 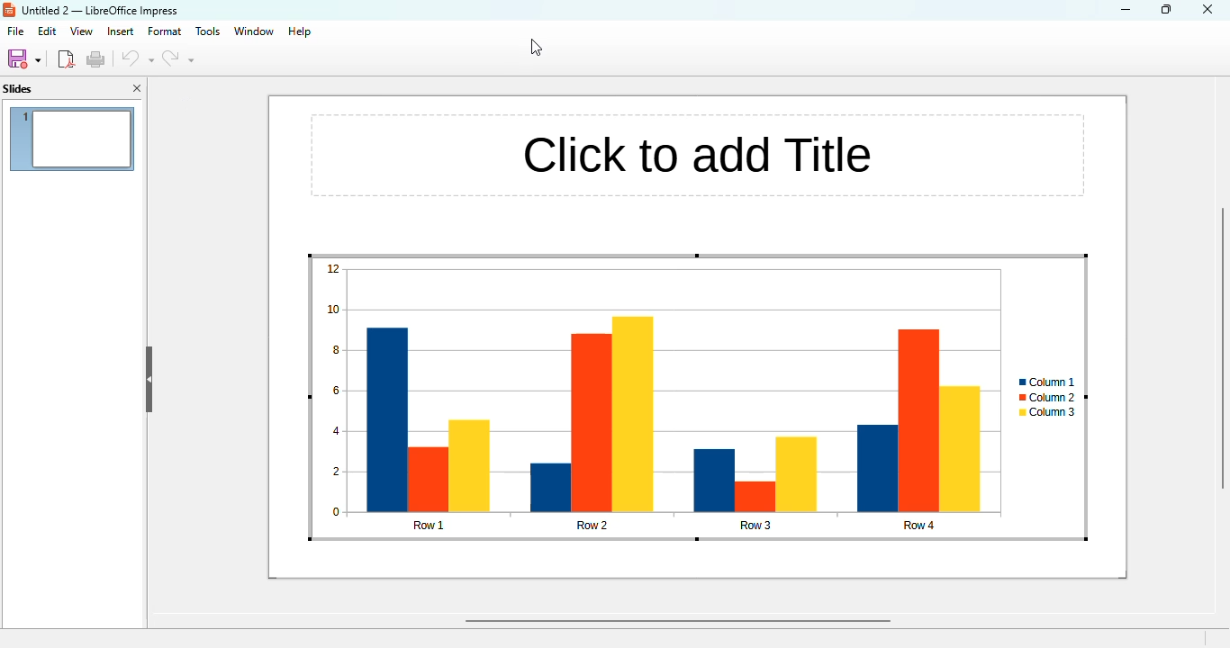 I want to click on undo, so click(x=138, y=58).